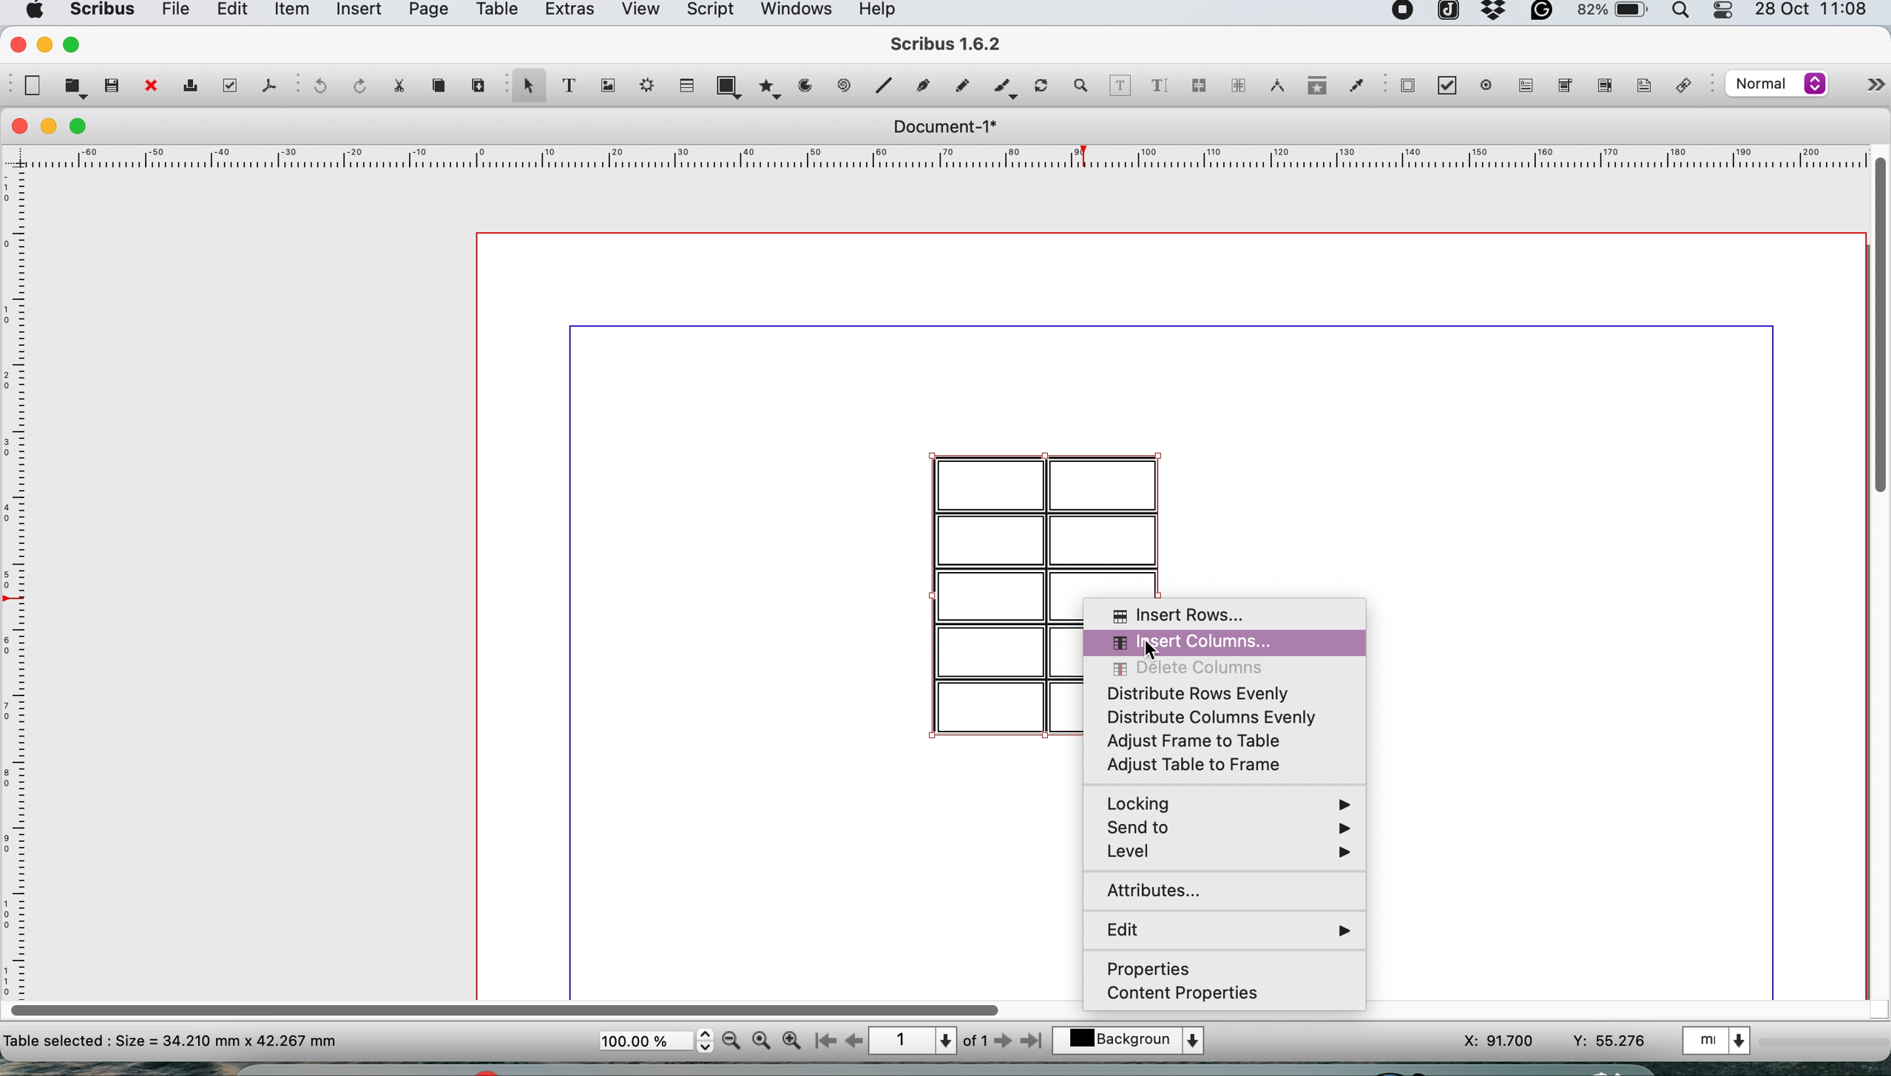 Image resolution: width=1891 pixels, height=1076 pixels. I want to click on document 1, so click(944, 127).